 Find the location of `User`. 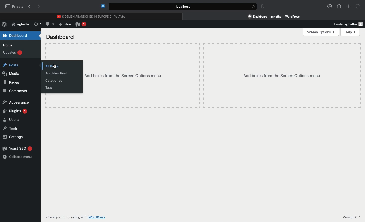

User is located at coordinates (21, 24).